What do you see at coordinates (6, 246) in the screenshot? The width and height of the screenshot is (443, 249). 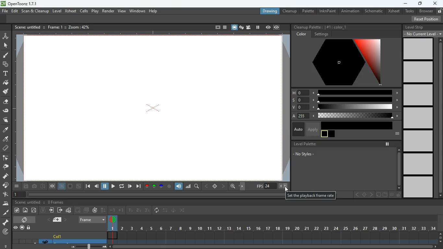 I see `more` at bounding box center [6, 246].